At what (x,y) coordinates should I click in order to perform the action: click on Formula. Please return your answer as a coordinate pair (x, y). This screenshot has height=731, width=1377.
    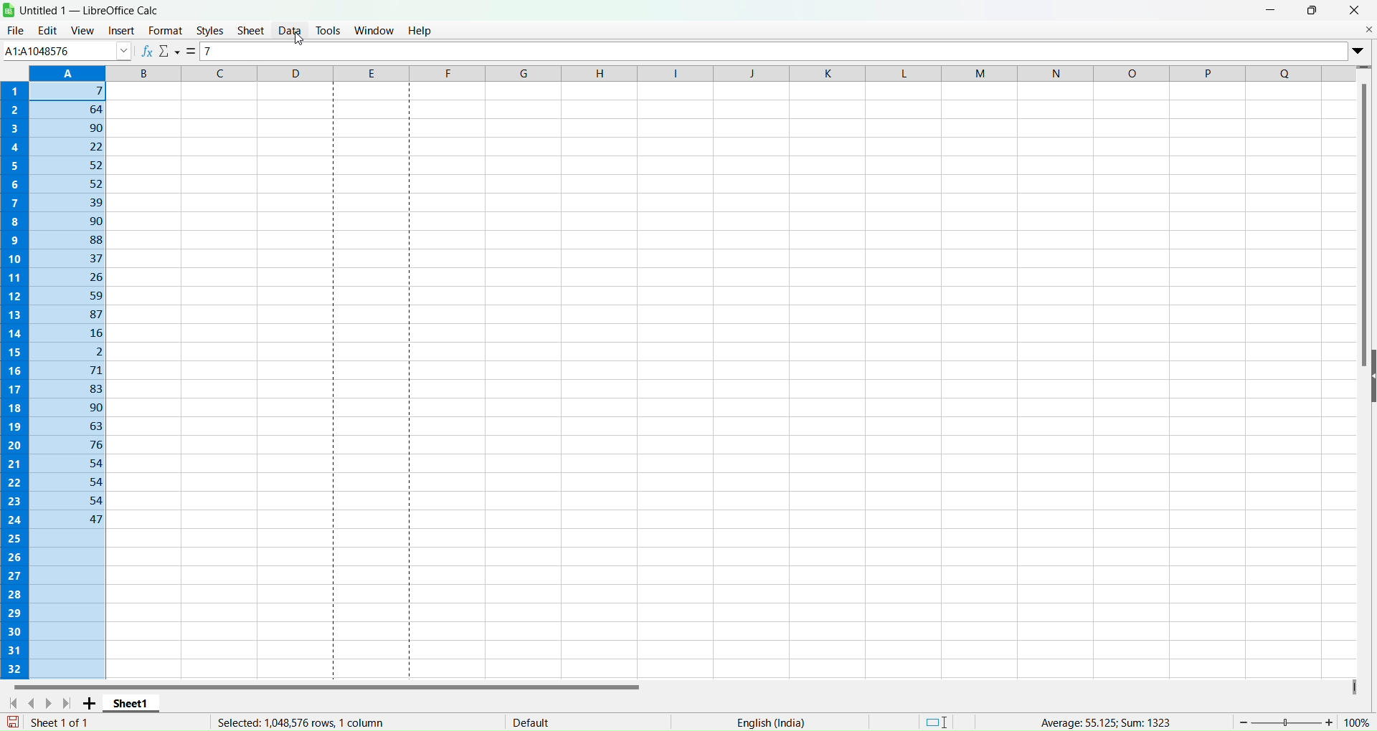
    Looking at the image, I should click on (193, 52).